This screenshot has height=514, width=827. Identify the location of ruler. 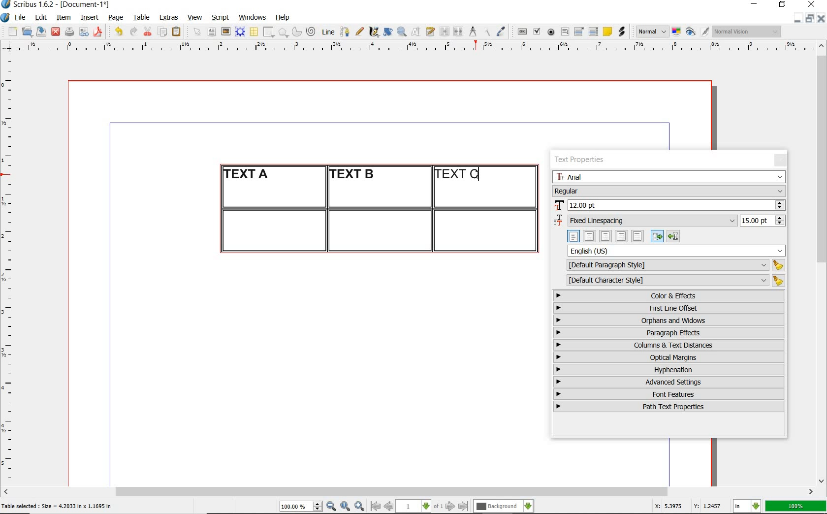
(420, 48).